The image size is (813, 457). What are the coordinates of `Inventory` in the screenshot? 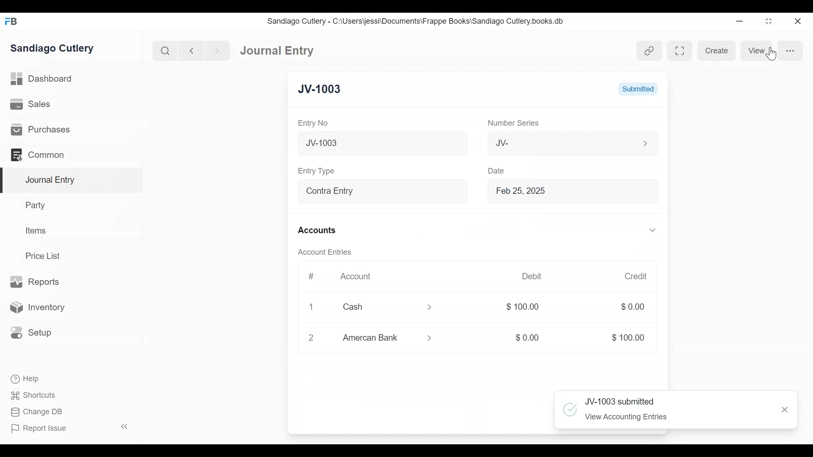 It's located at (39, 307).